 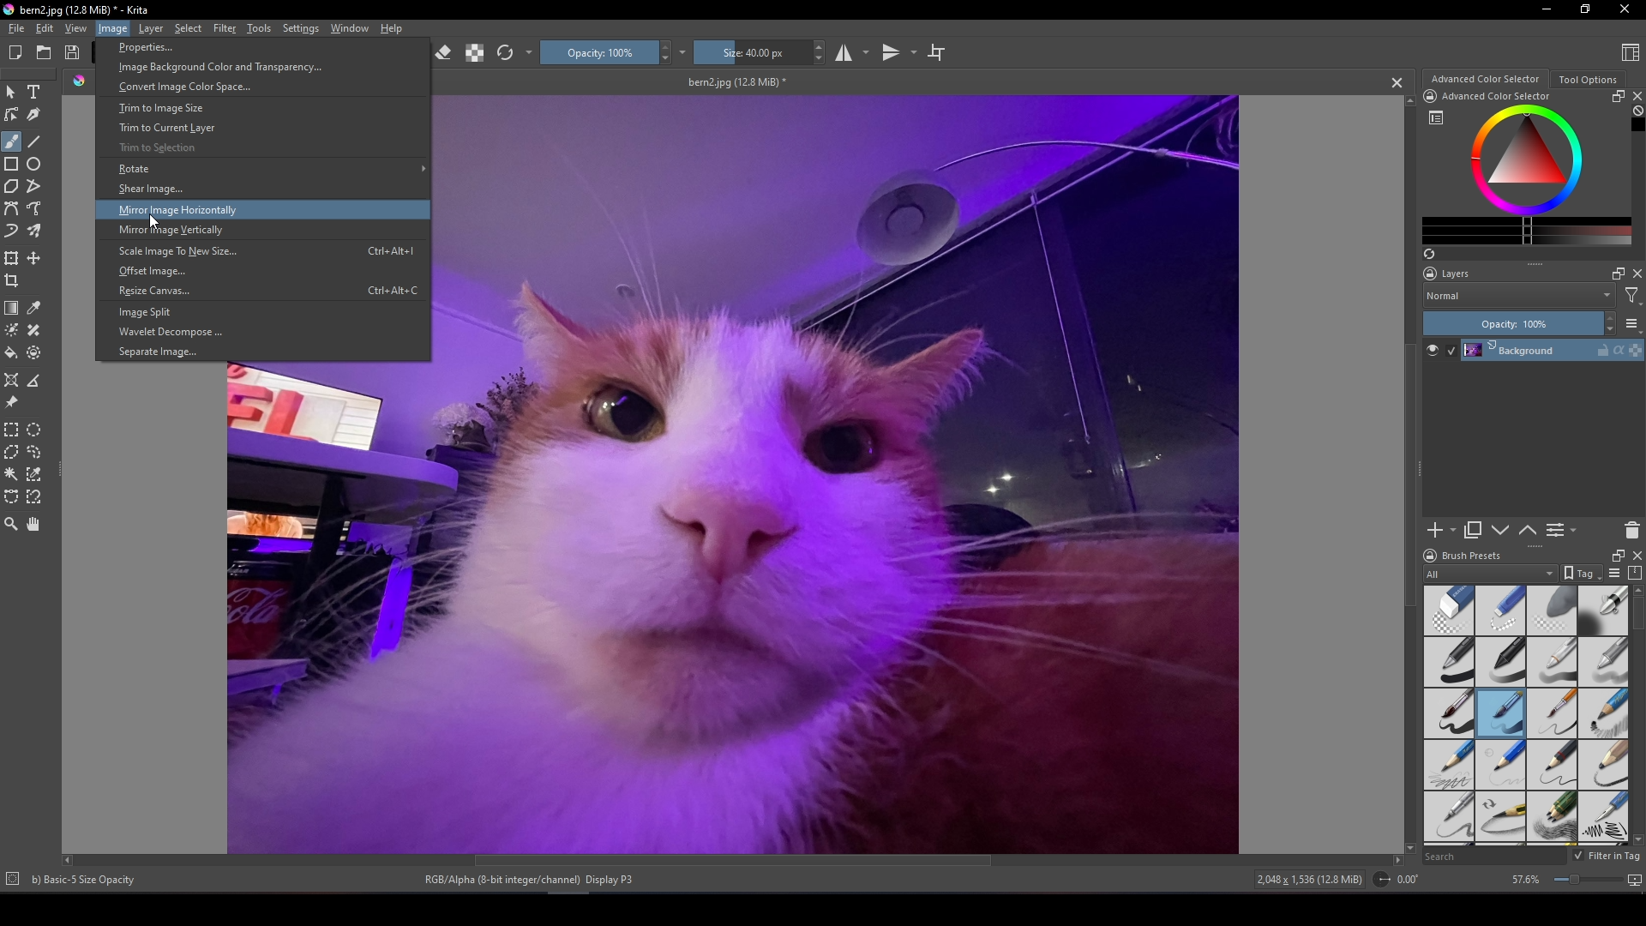 What do you see at coordinates (1576, 880) in the screenshot?
I see `zoom factor` at bounding box center [1576, 880].